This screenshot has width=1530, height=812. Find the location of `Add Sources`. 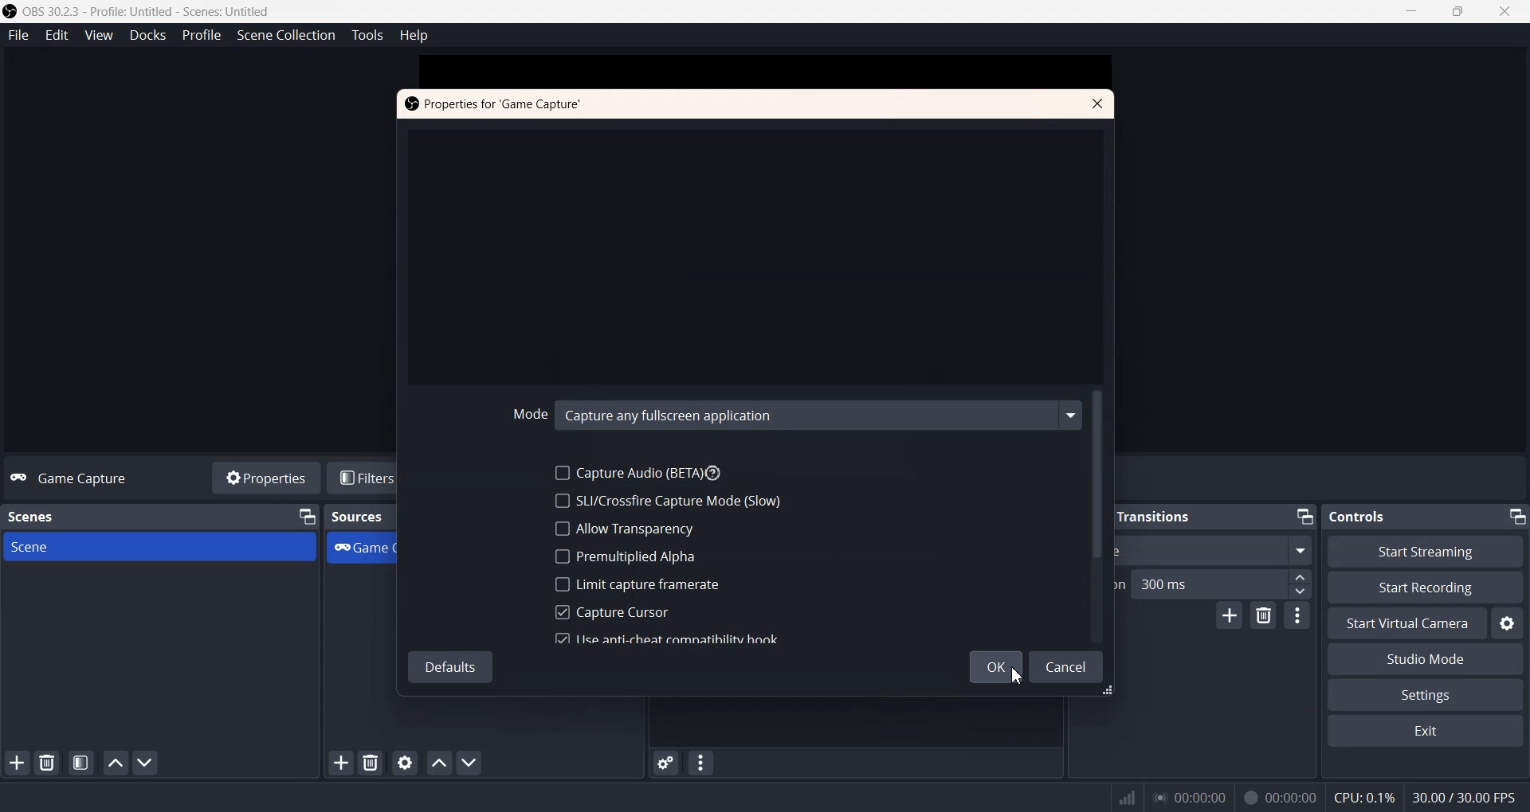

Add Sources is located at coordinates (340, 764).